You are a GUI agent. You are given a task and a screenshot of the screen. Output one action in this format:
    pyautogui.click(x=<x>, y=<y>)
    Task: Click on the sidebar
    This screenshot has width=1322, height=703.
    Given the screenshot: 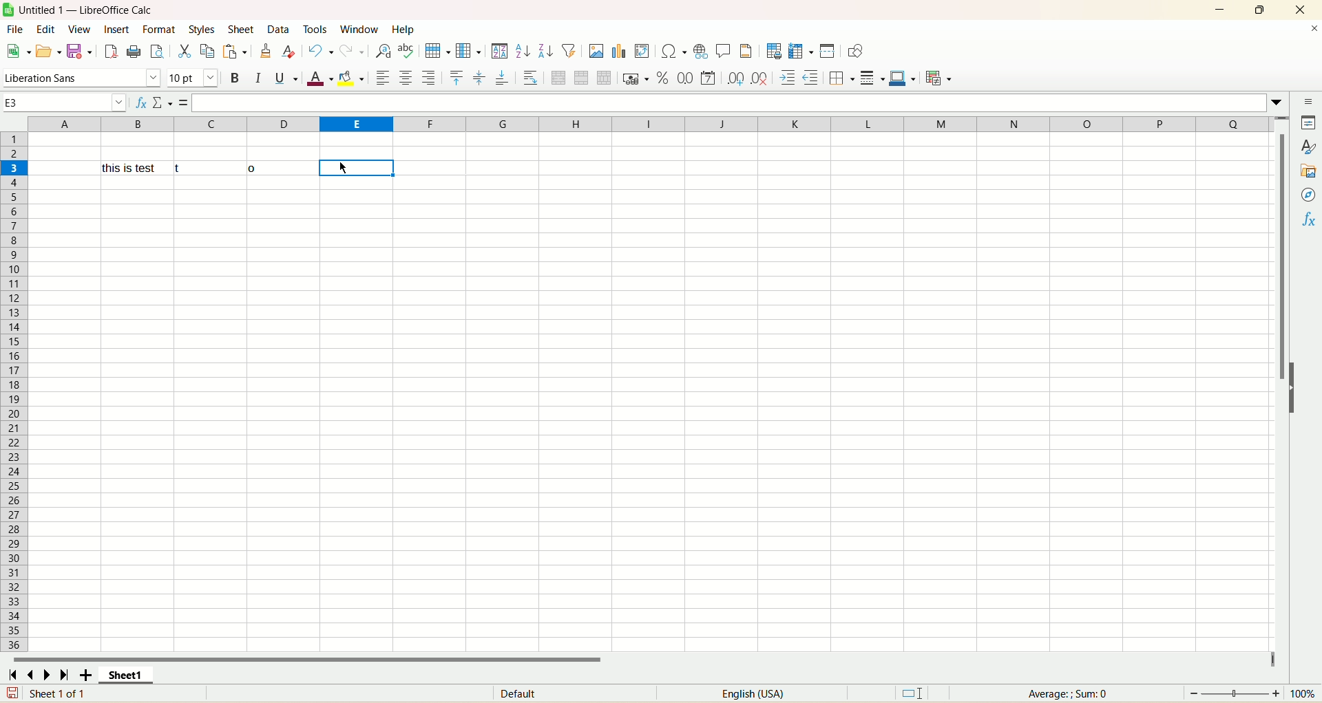 What is the action you would take?
    pyautogui.click(x=1310, y=102)
    